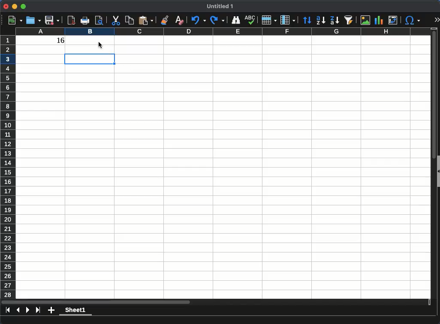 The image size is (440, 324). I want to click on close, so click(6, 6).